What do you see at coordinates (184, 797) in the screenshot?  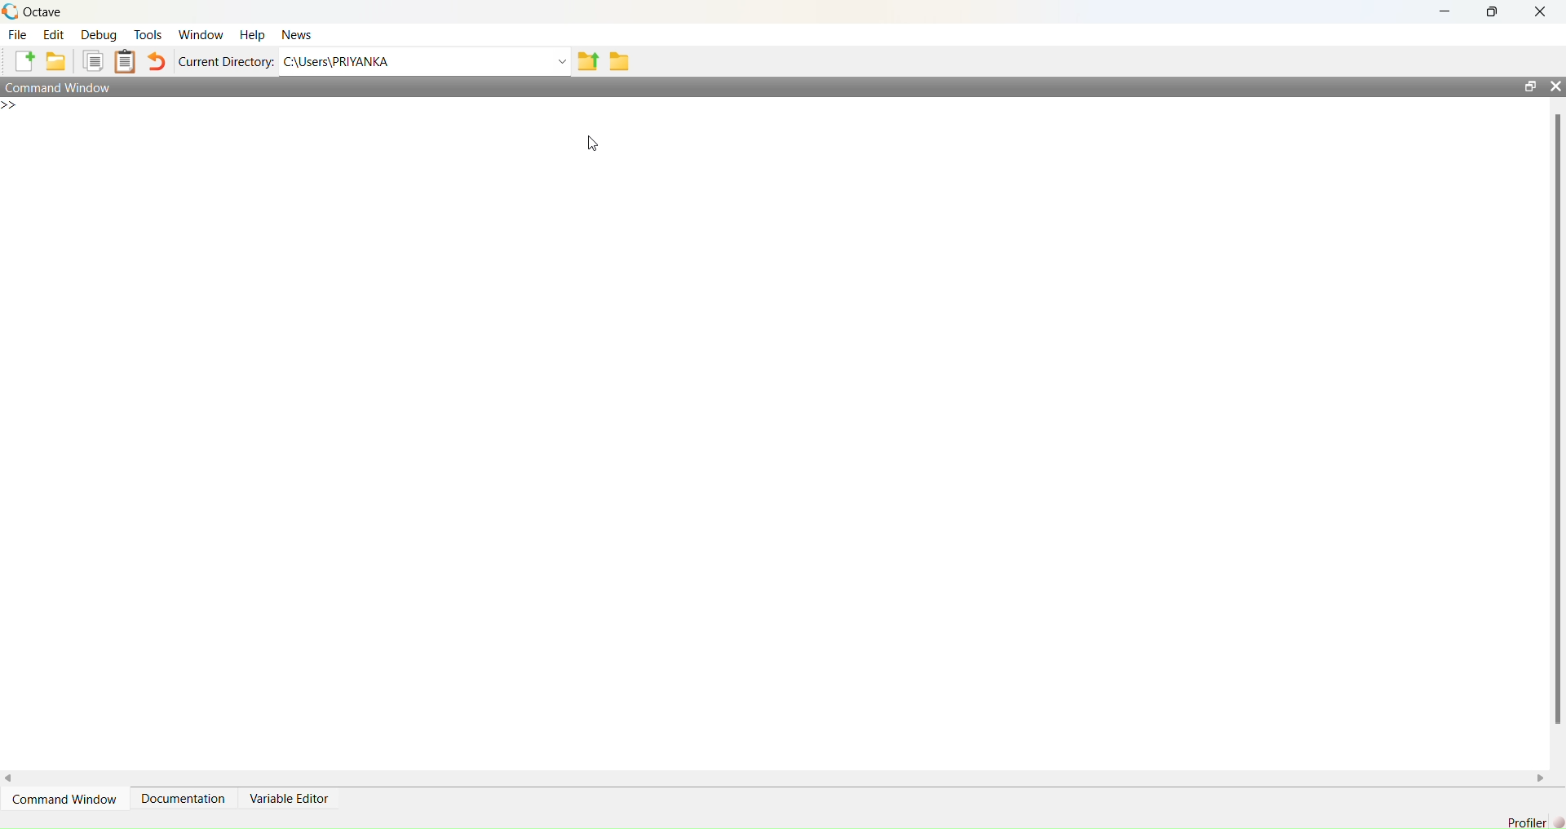 I see `Documentation` at bounding box center [184, 797].